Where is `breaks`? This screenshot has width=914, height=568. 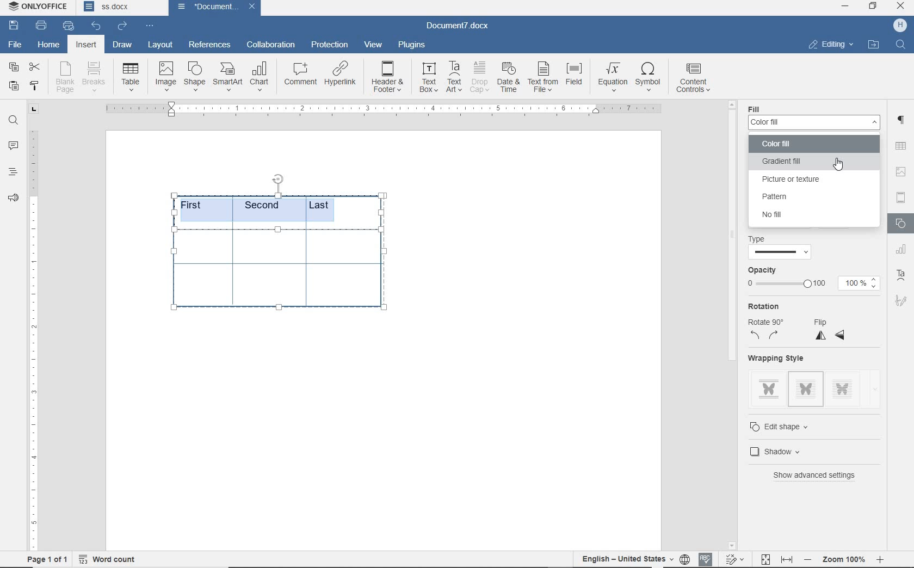
breaks is located at coordinates (96, 77).